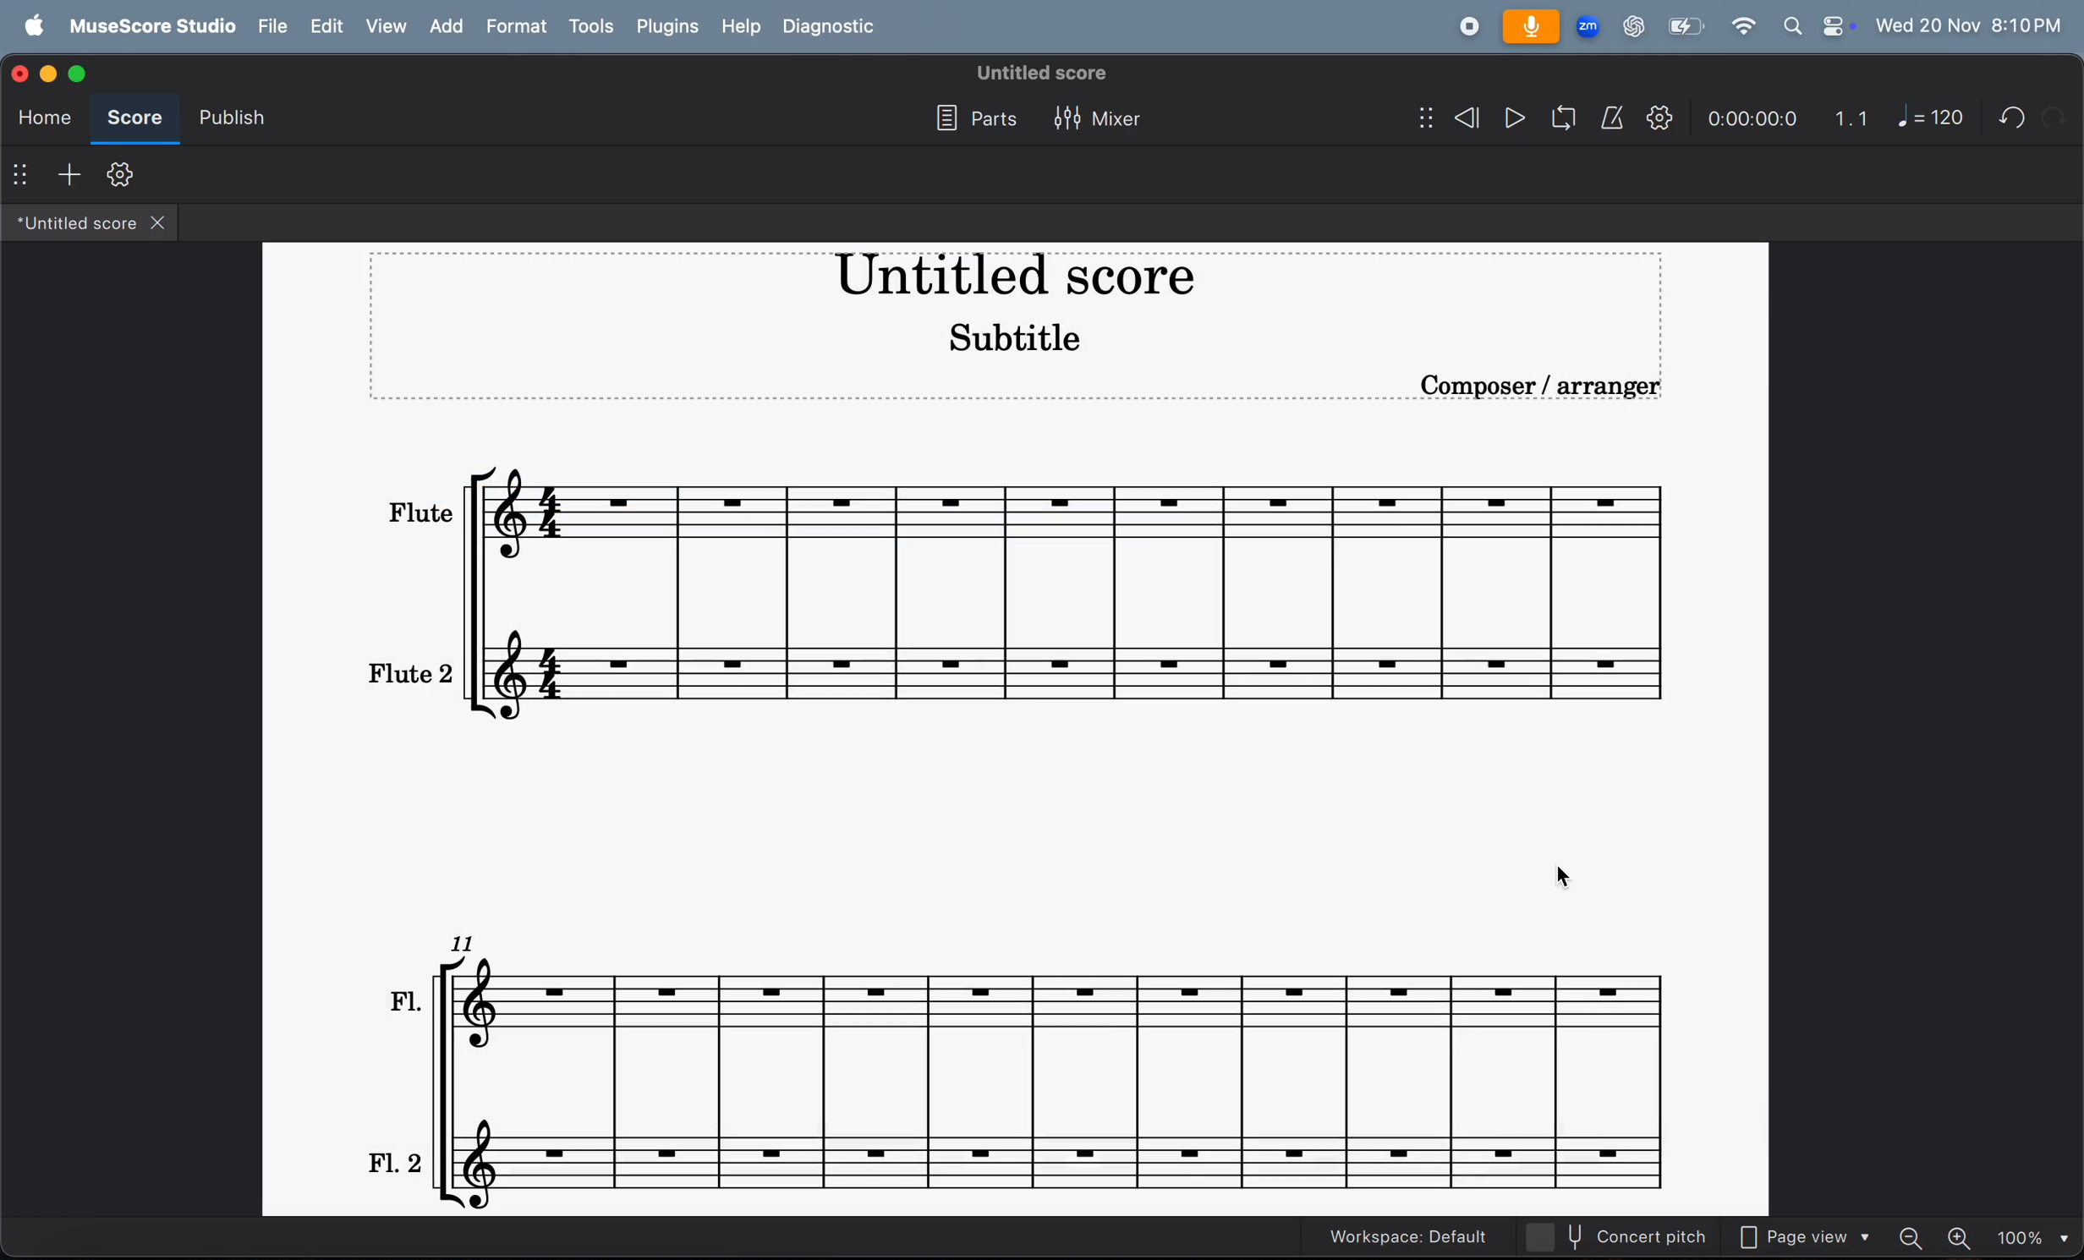 The height and width of the screenshot is (1260, 2084). What do you see at coordinates (1509, 116) in the screenshot?
I see `play` at bounding box center [1509, 116].